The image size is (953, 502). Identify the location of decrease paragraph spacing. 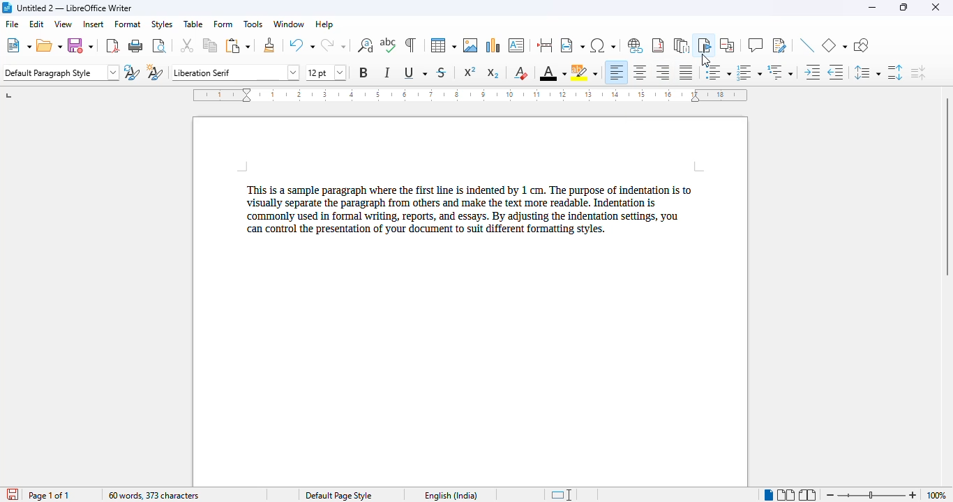
(918, 73).